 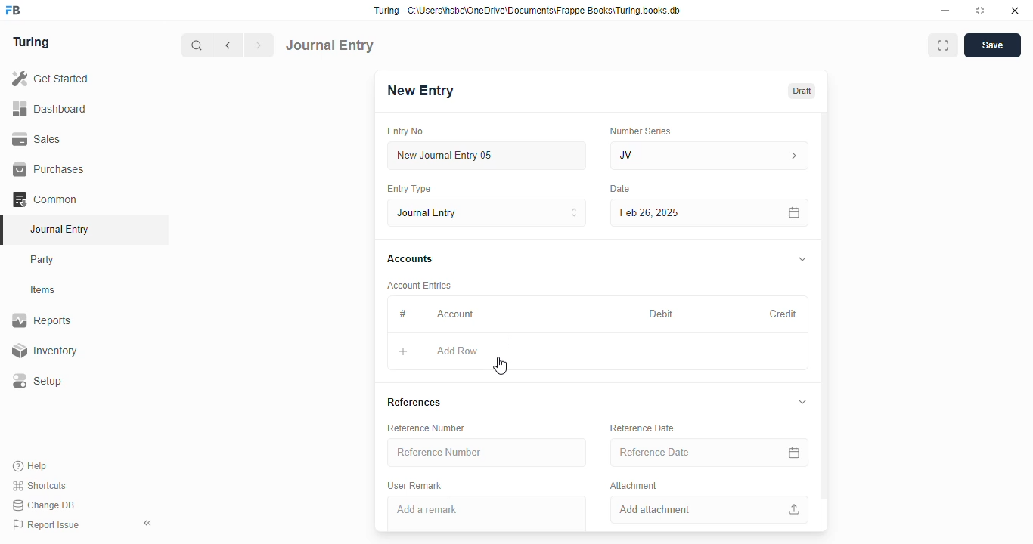 I want to click on FB - logo, so click(x=13, y=10).